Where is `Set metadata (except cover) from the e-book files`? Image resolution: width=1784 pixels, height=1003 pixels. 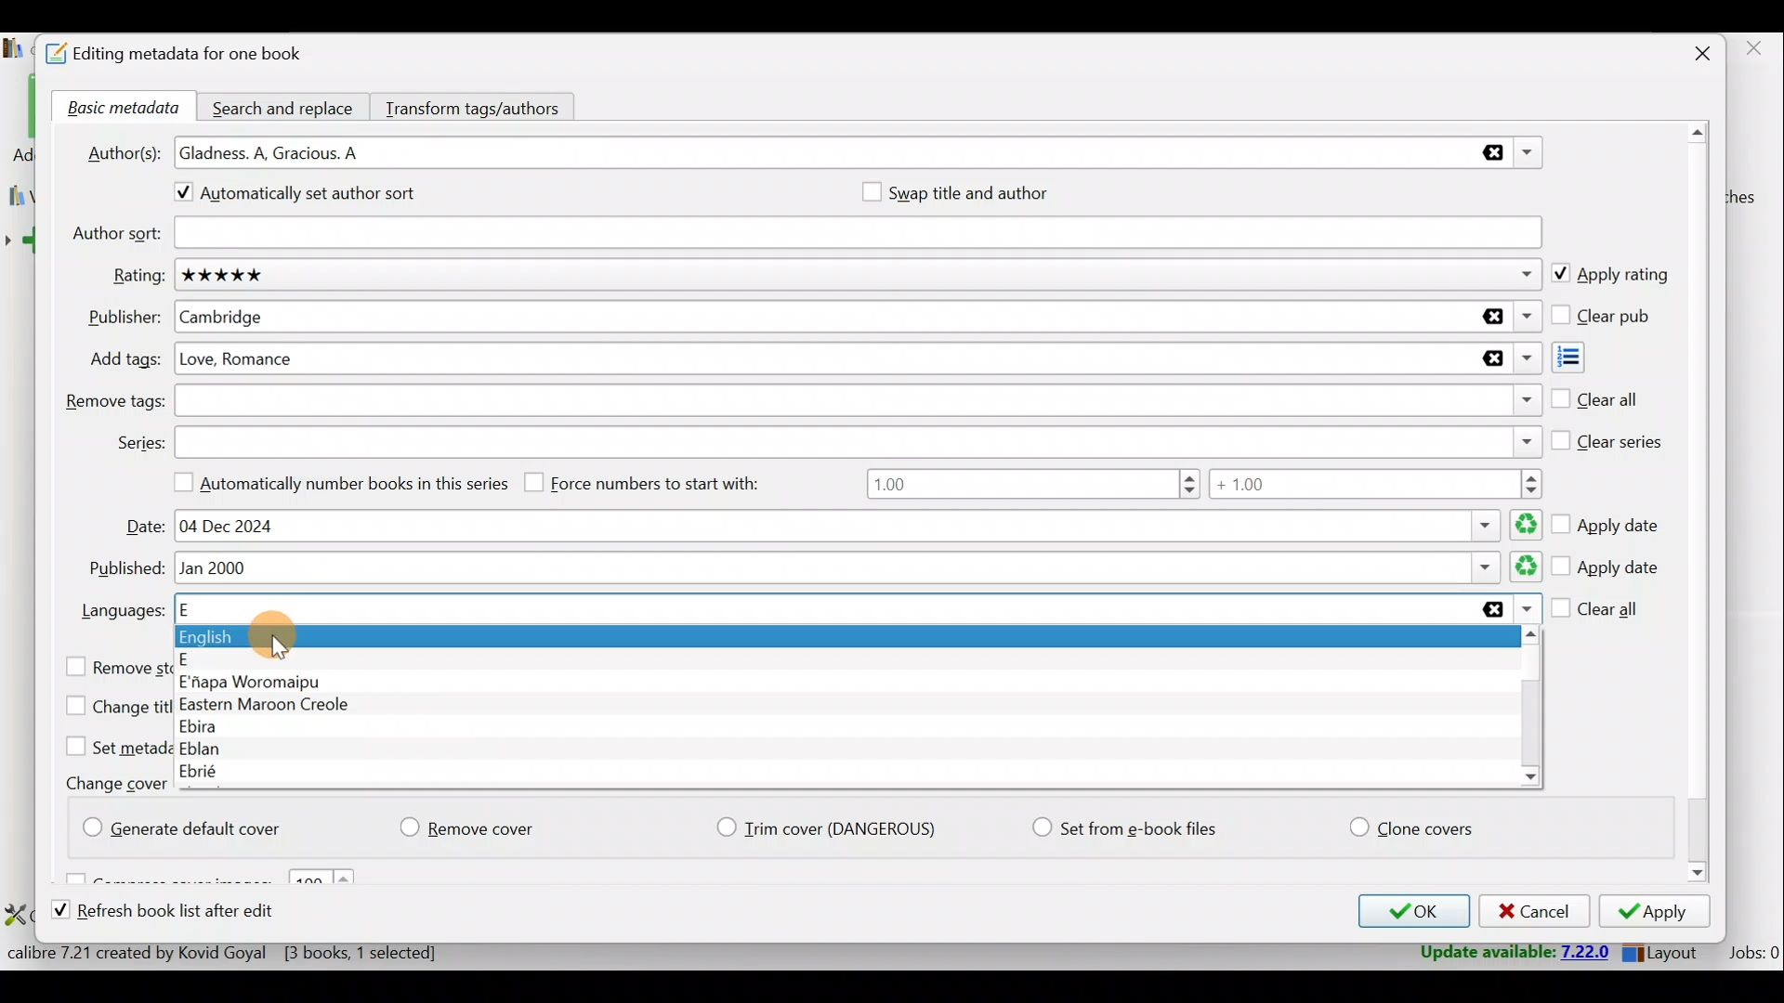
Set metadata (except cover) from the e-book files is located at coordinates (113, 746).